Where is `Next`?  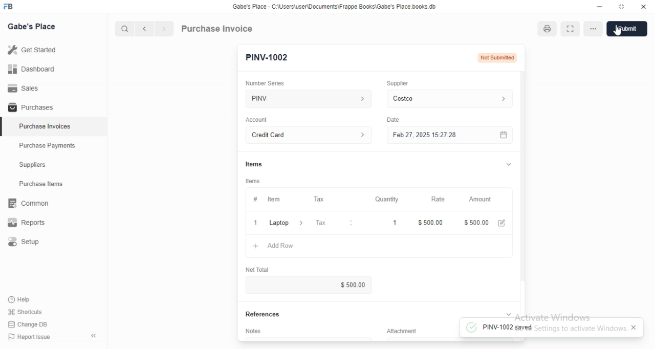 Next is located at coordinates (165, 29).